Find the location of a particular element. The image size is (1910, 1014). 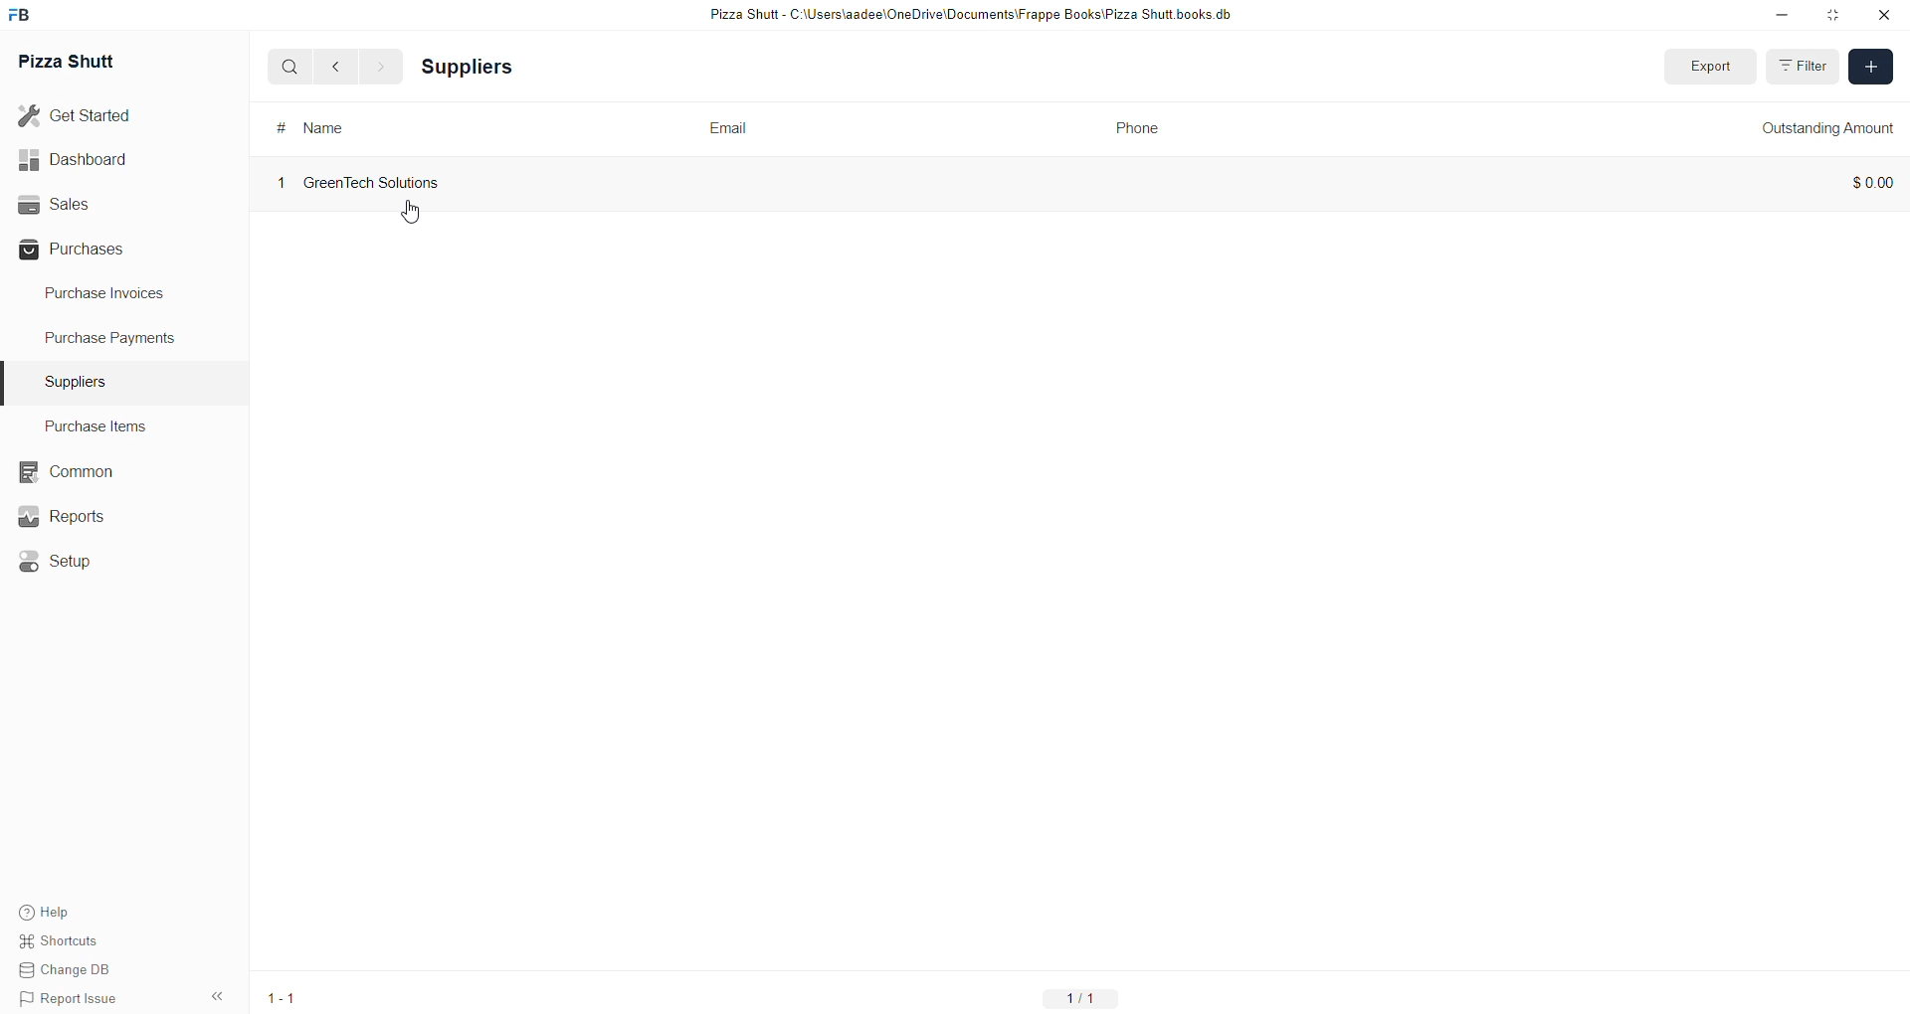

1-1 is located at coordinates (280, 999).